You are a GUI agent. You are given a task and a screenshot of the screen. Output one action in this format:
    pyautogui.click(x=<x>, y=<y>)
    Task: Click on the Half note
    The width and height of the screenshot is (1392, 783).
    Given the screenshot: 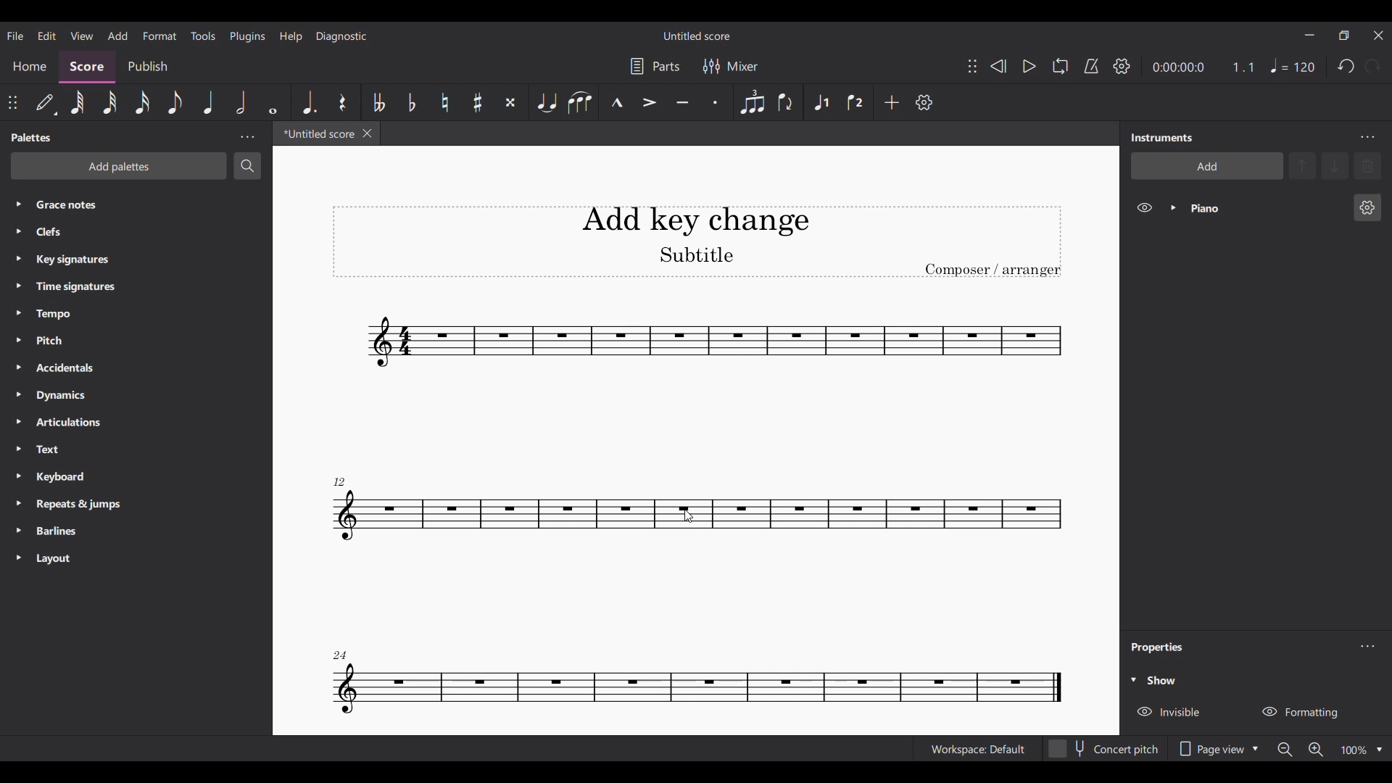 What is the action you would take?
    pyautogui.click(x=241, y=102)
    